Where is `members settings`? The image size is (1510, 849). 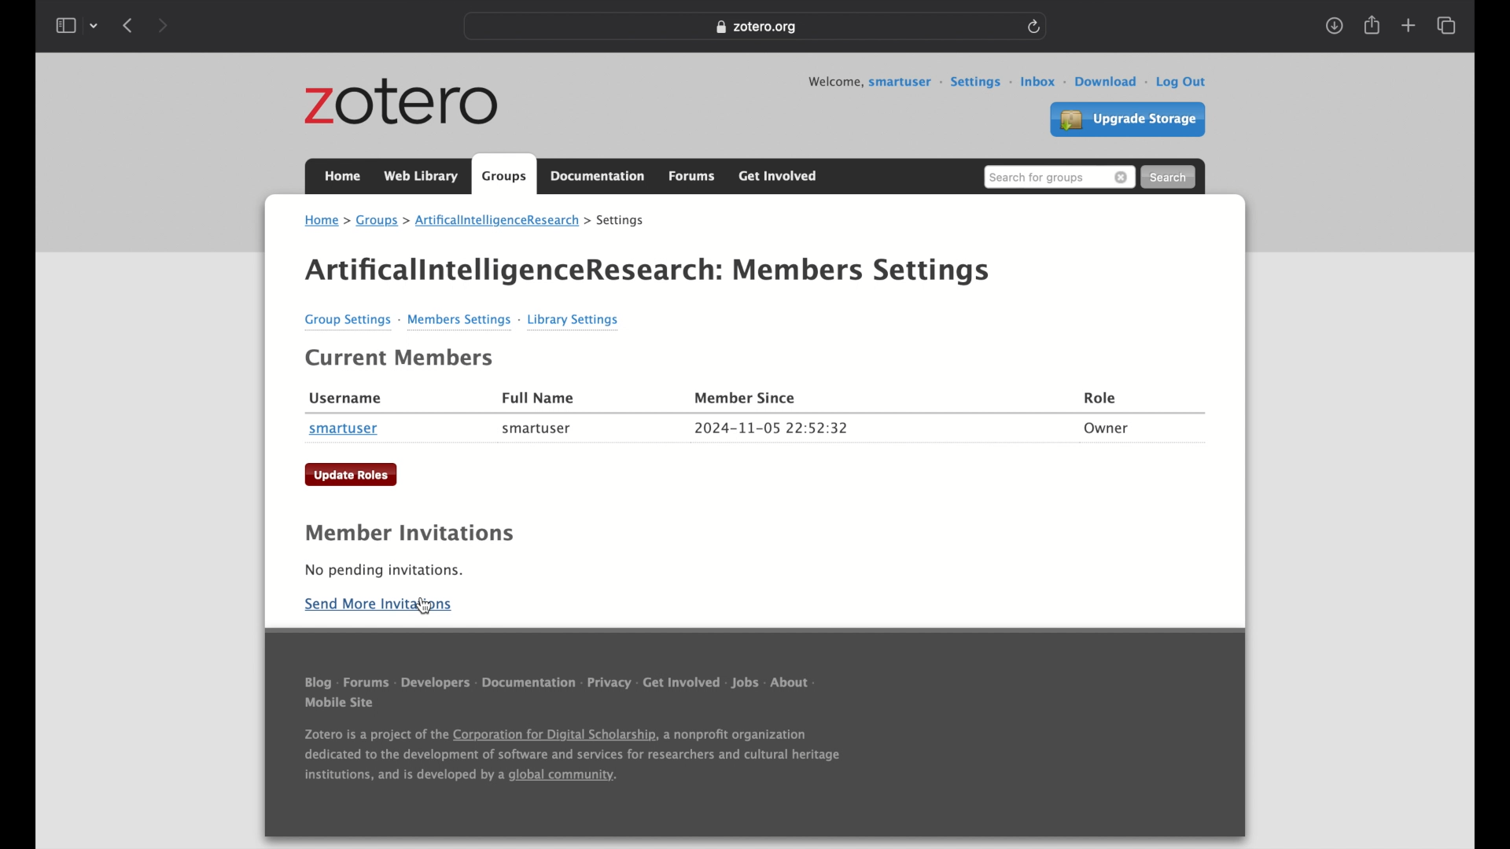 members settings is located at coordinates (864, 273).